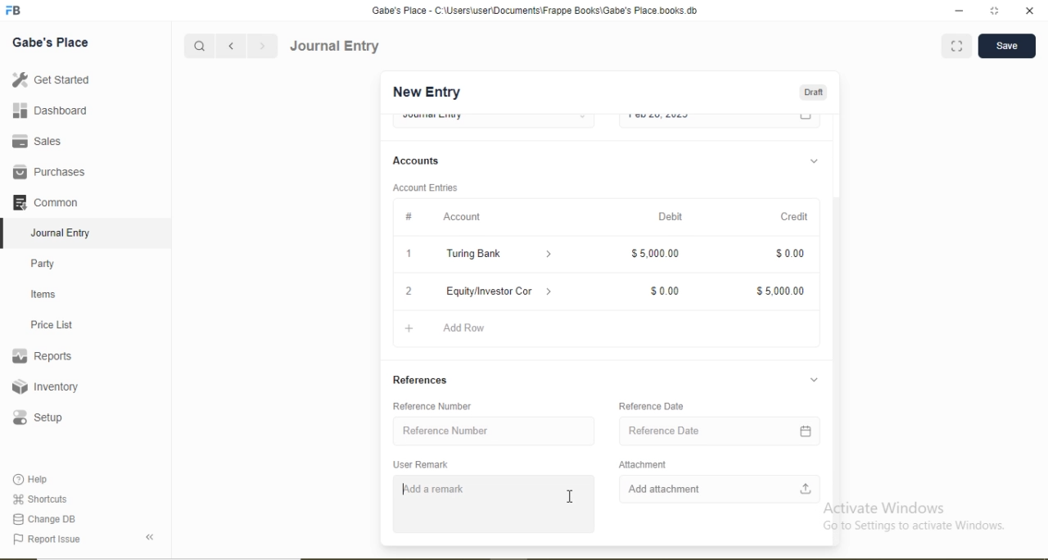 This screenshot has height=560, width=1048. Describe the element at coordinates (664, 489) in the screenshot. I see `Add attachment` at that location.